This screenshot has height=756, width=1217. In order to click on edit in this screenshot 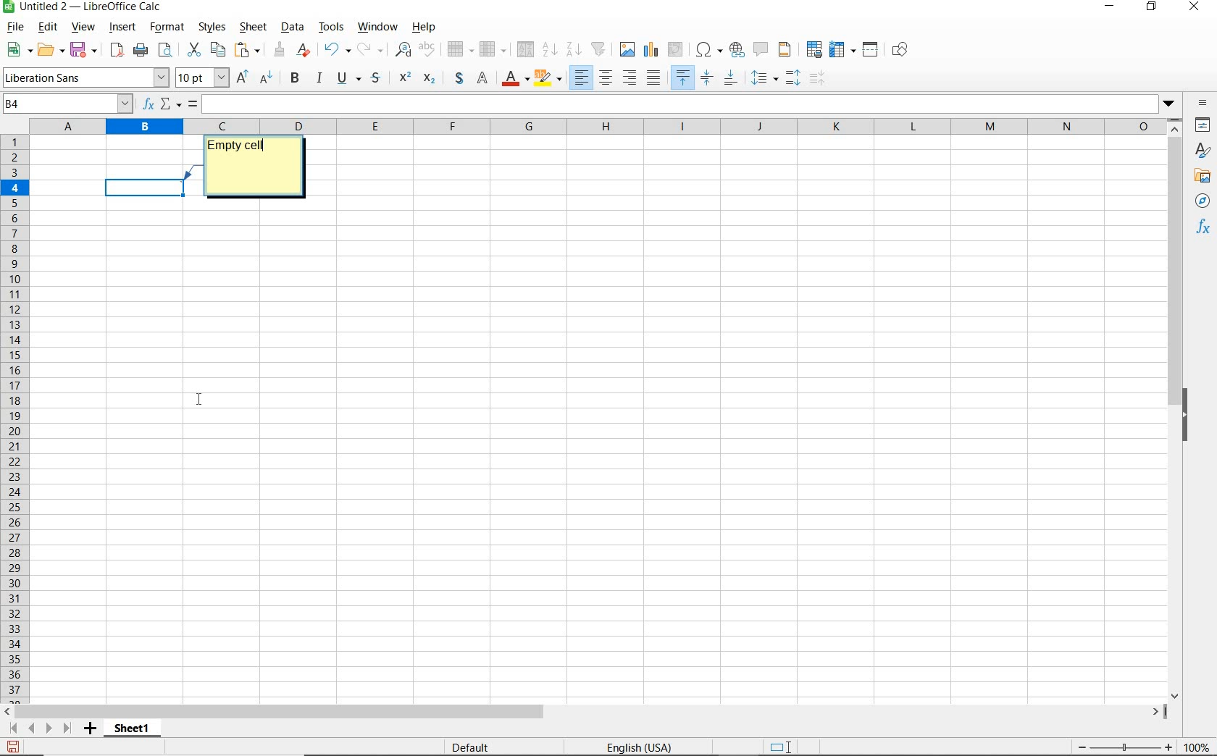, I will do `click(48, 27)`.